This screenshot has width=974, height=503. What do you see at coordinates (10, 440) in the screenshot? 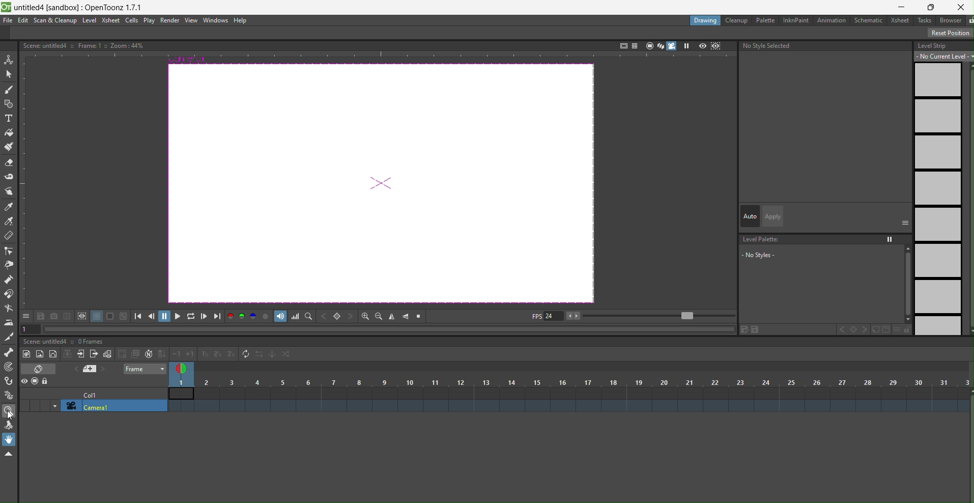
I see `` at bounding box center [10, 440].